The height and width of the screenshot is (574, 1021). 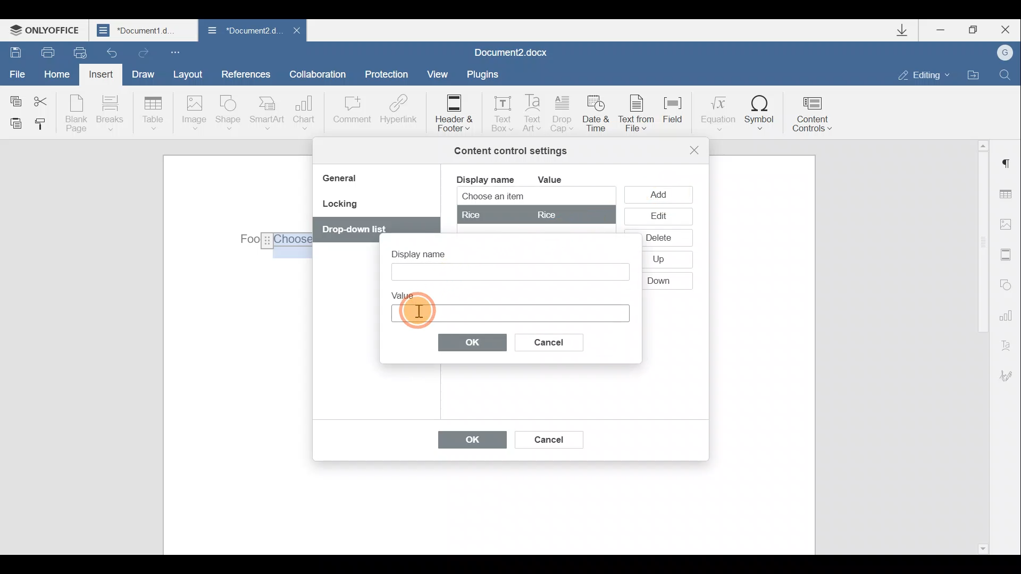 What do you see at coordinates (512, 51) in the screenshot?
I see `Document2.docx` at bounding box center [512, 51].